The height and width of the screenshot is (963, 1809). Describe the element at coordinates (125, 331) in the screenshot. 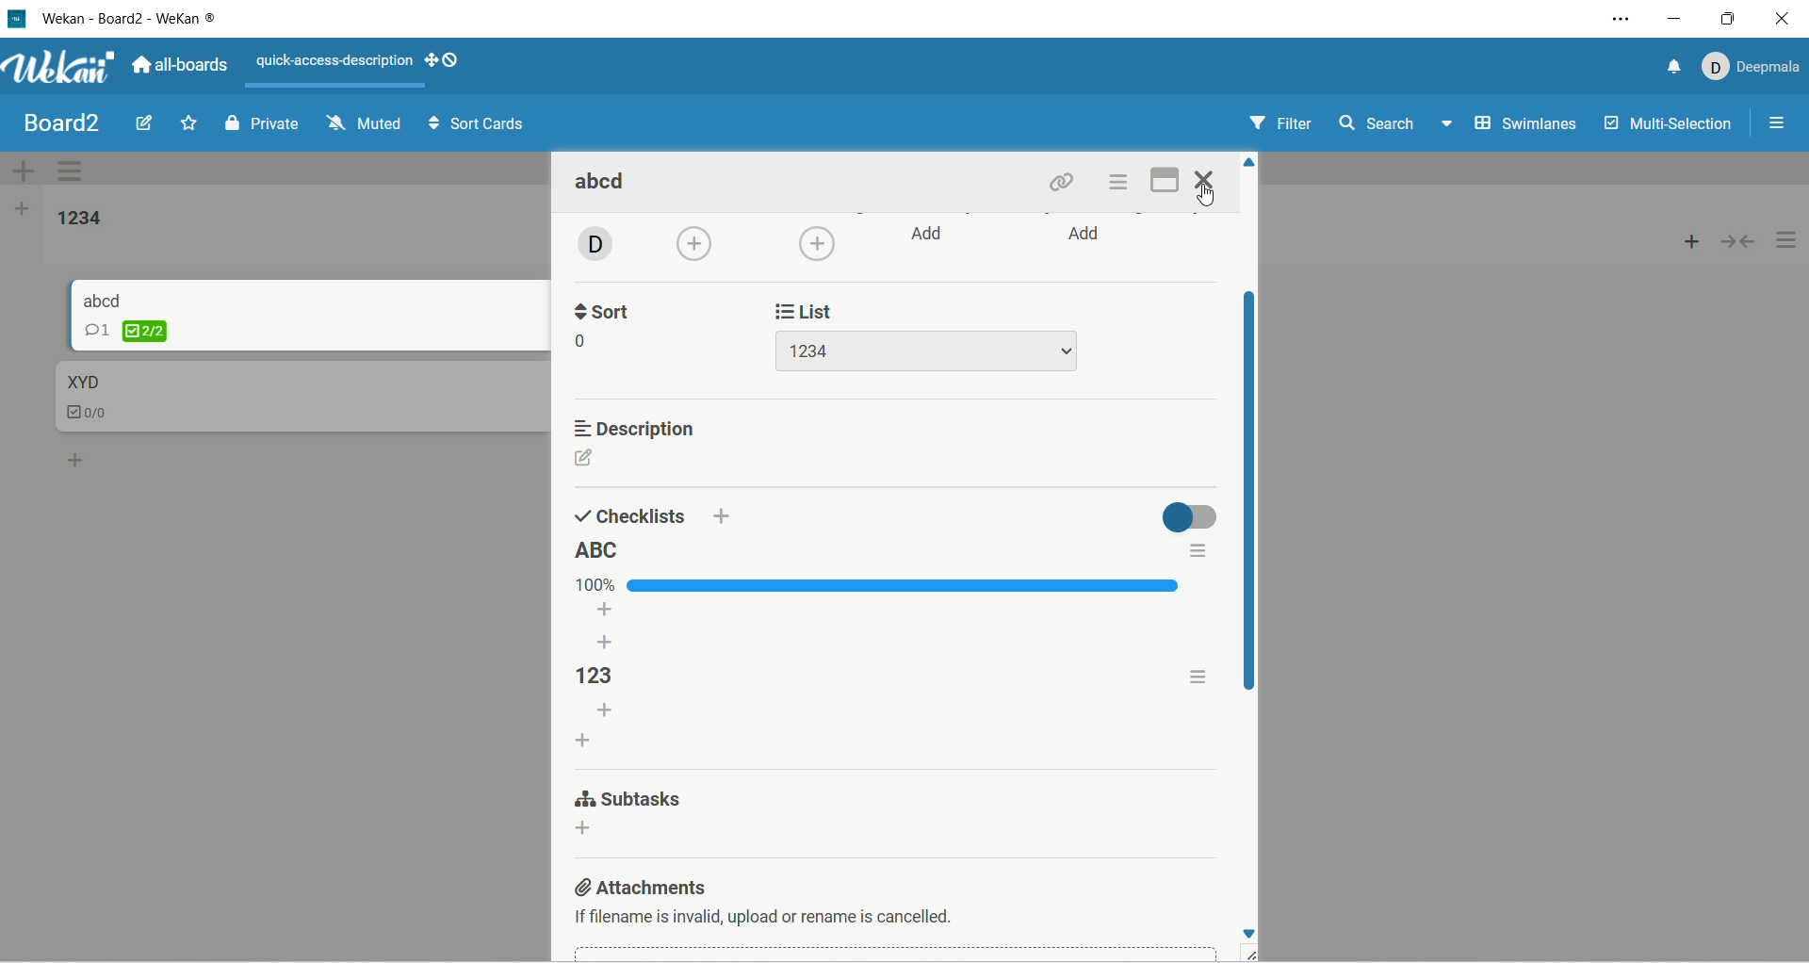

I see `checklist` at that location.